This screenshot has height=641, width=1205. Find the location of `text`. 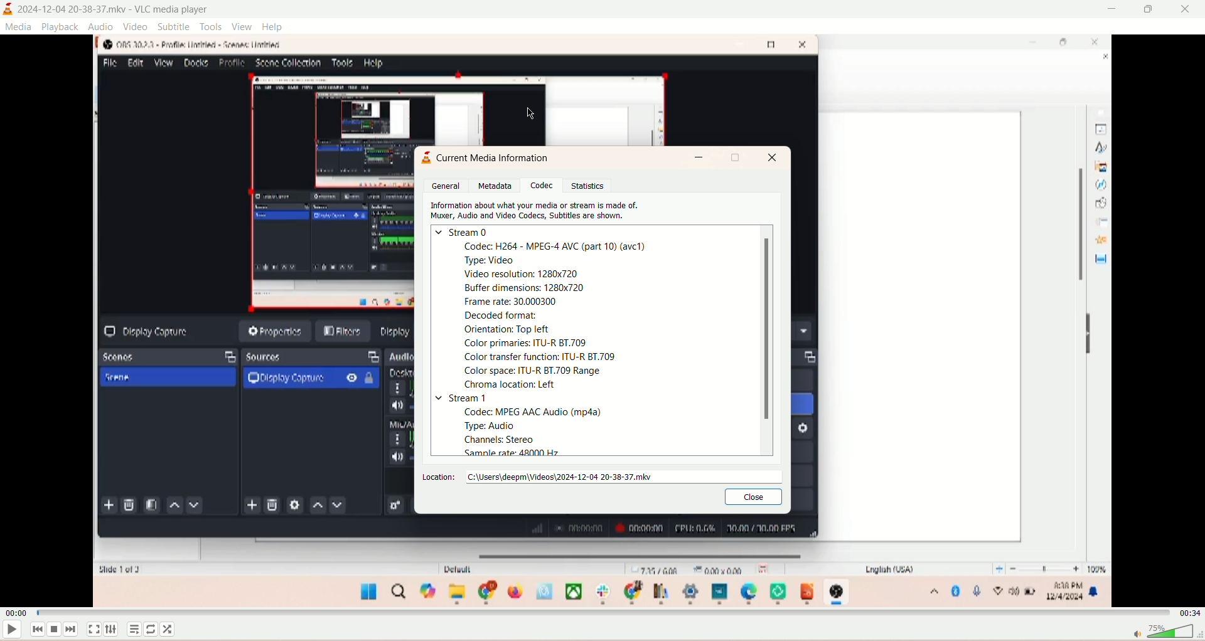

text is located at coordinates (539, 211).